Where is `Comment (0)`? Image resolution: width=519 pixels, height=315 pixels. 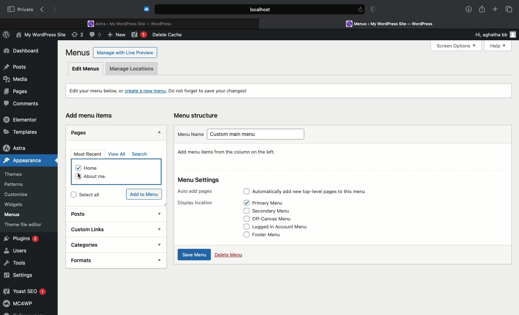 Comment (0) is located at coordinates (96, 35).